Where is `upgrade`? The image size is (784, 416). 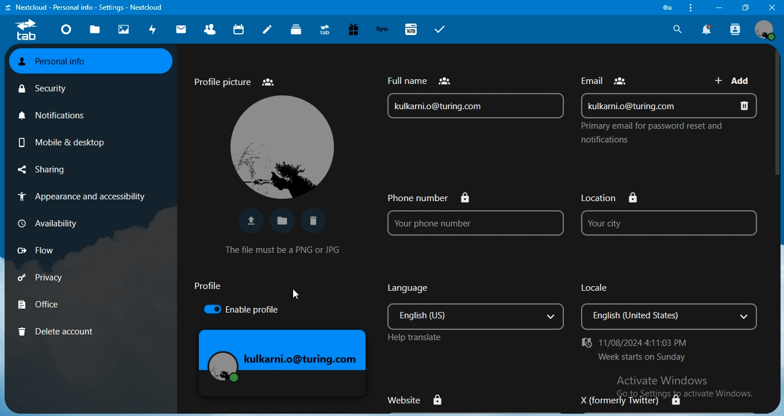
upgrade is located at coordinates (325, 30).